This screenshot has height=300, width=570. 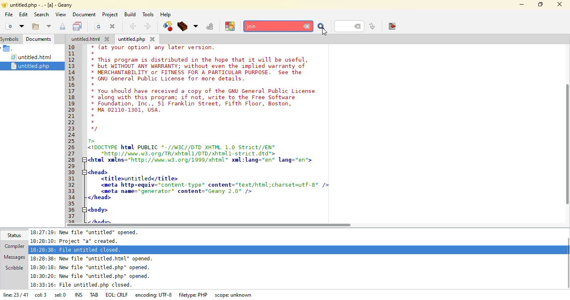 What do you see at coordinates (35, 27) in the screenshot?
I see `open existing` at bounding box center [35, 27].